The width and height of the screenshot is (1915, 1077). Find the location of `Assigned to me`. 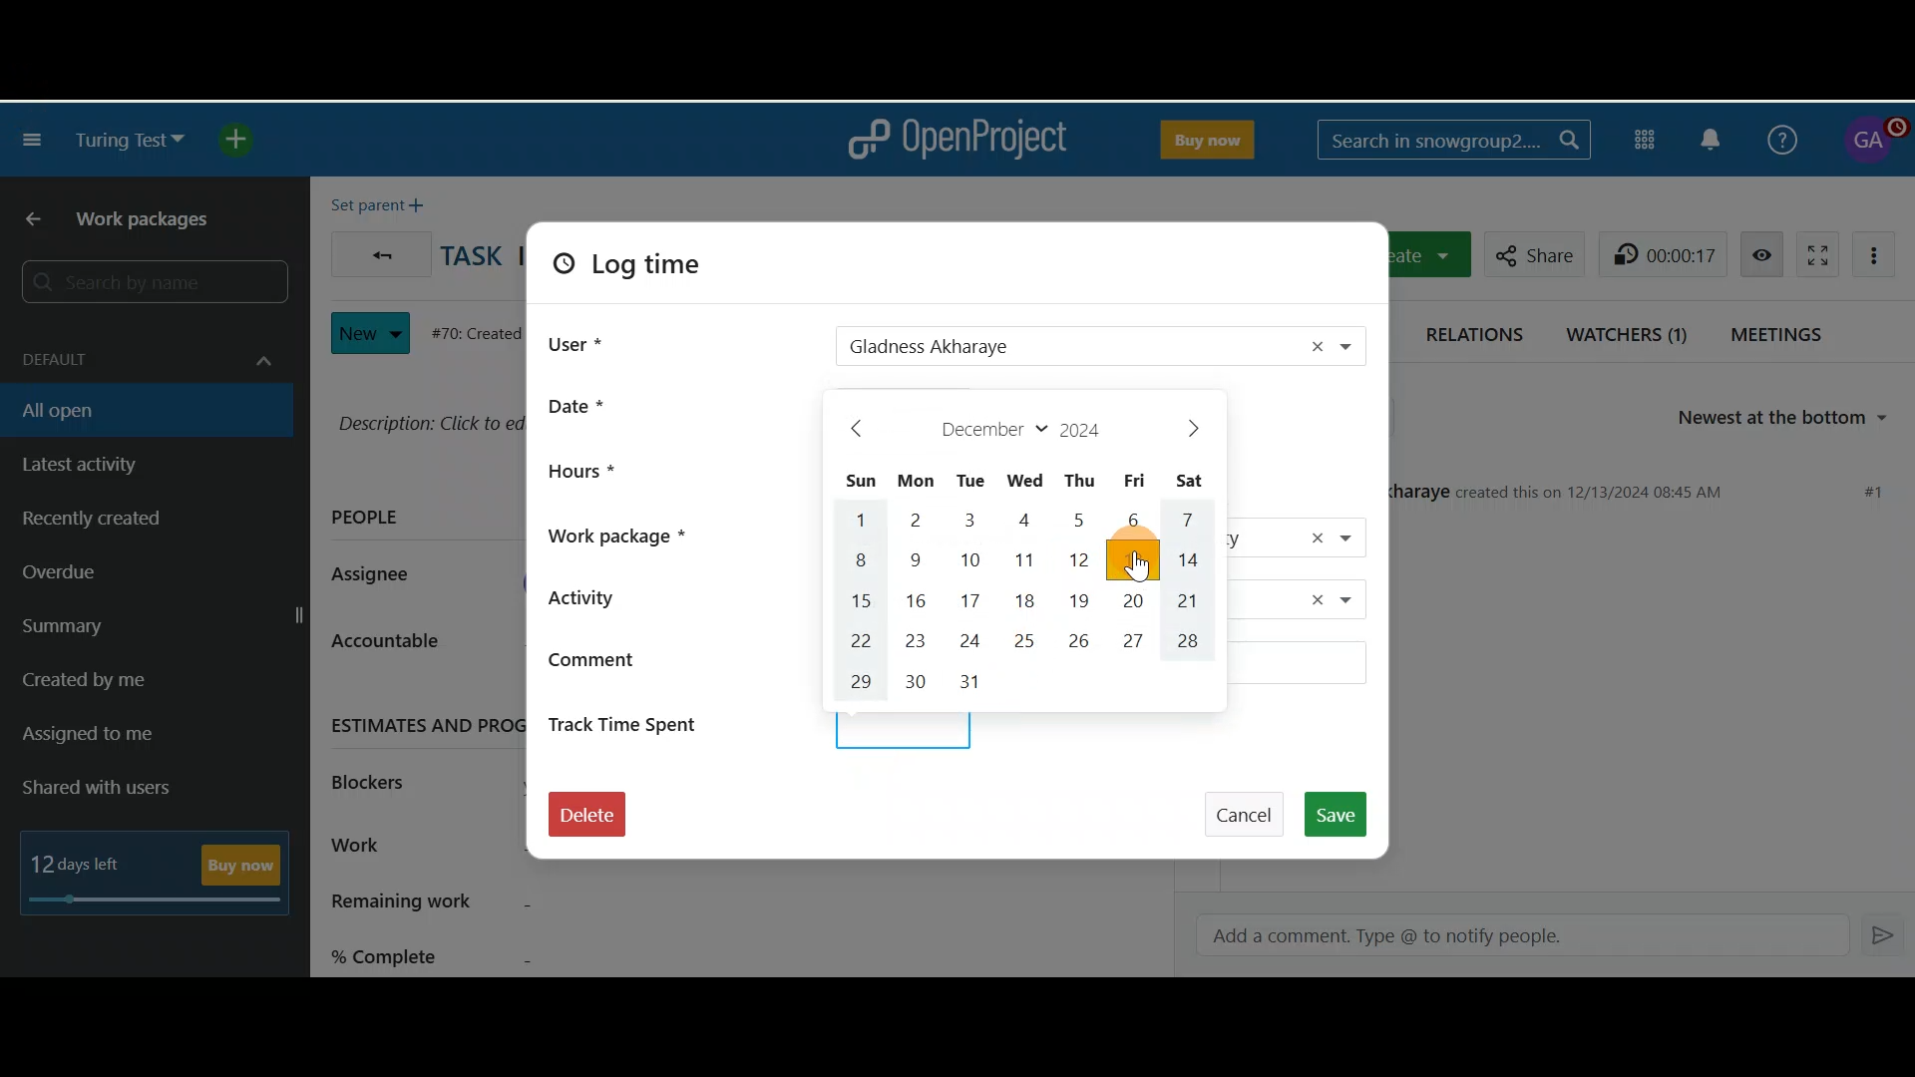

Assigned to me is located at coordinates (116, 737).